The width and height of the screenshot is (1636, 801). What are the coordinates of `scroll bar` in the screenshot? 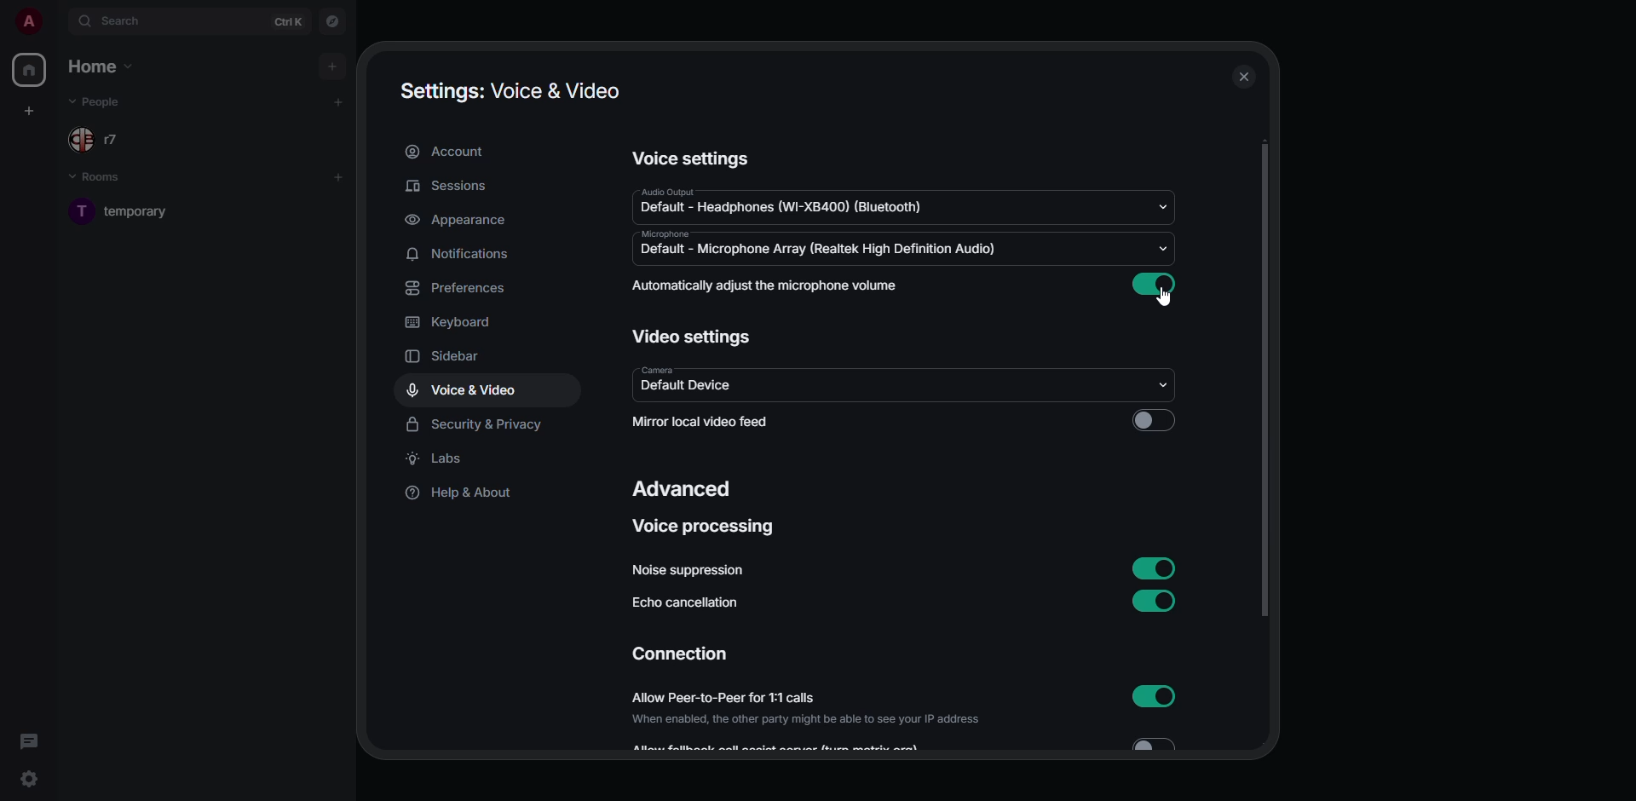 It's located at (1264, 378).